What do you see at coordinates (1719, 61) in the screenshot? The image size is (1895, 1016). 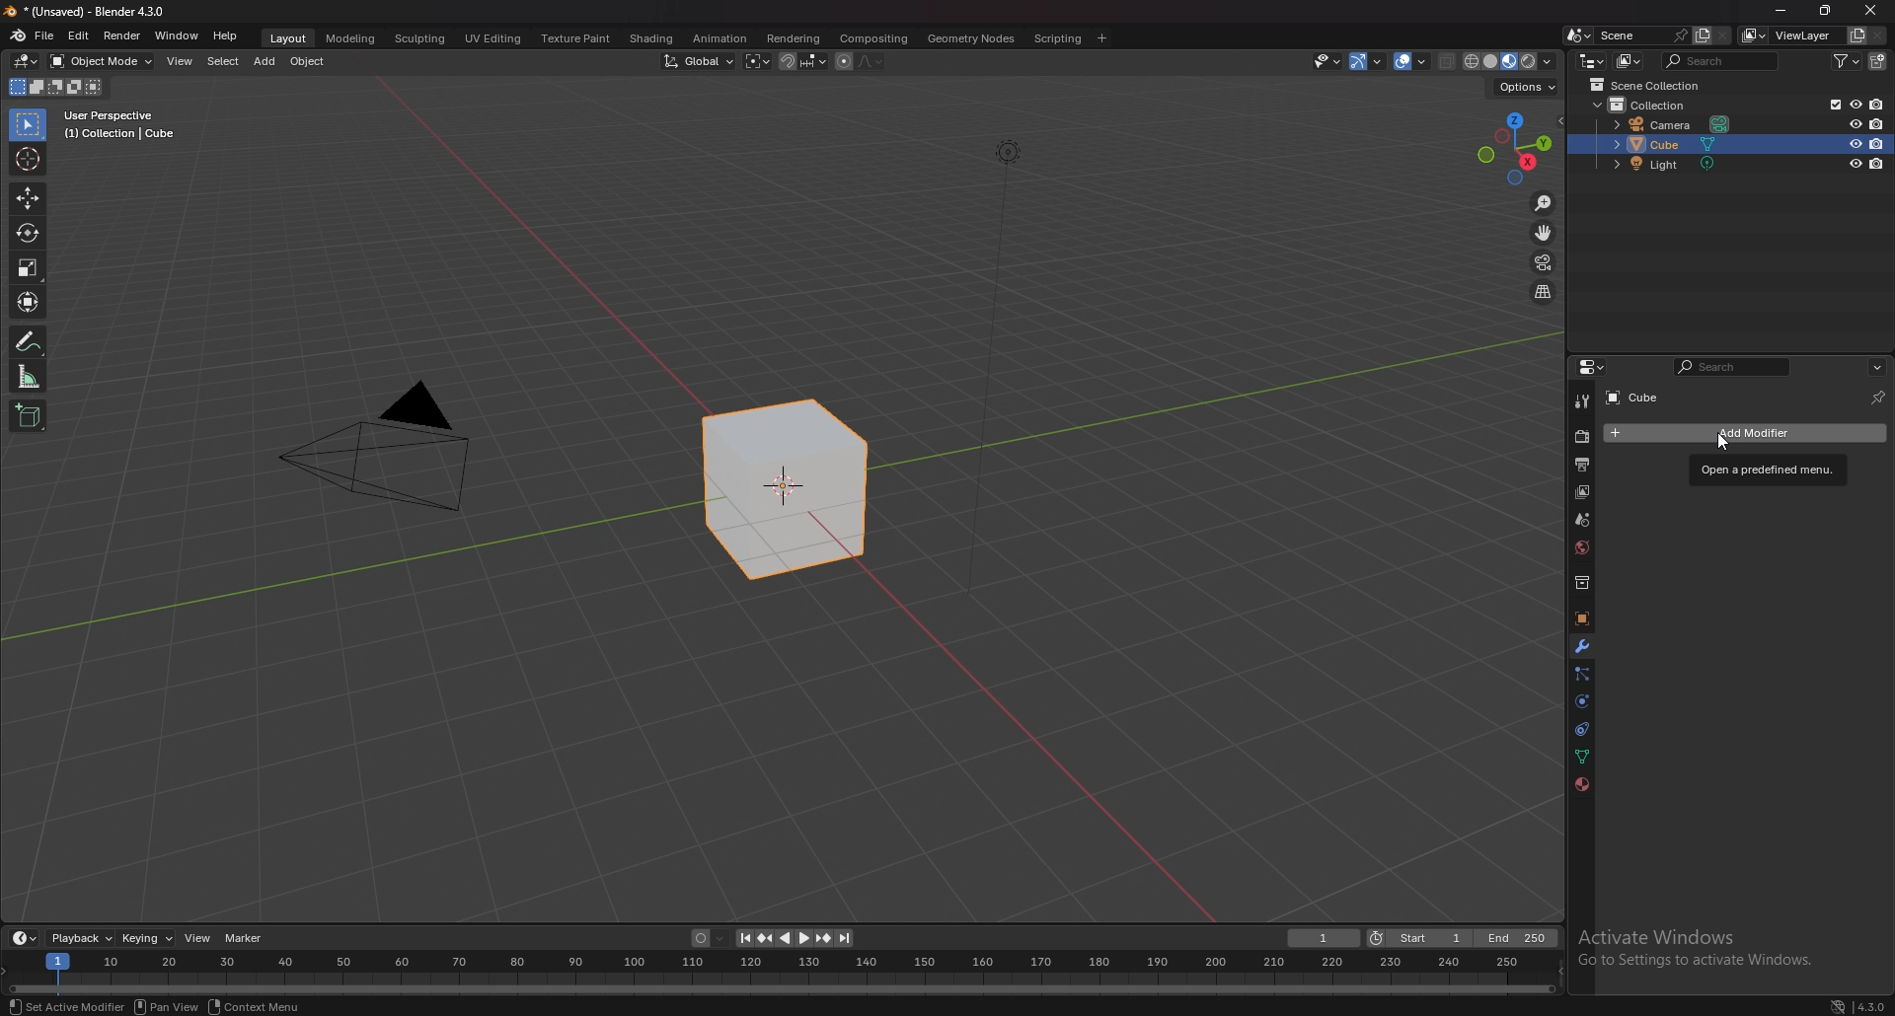 I see `search` at bounding box center [1719, 61].